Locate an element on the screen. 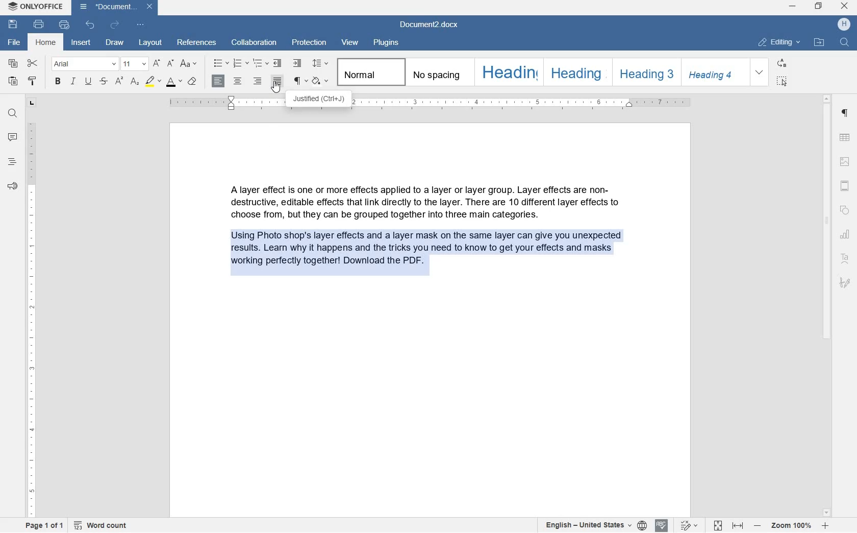  COPY STYLE is located at coordinates (34, 82).